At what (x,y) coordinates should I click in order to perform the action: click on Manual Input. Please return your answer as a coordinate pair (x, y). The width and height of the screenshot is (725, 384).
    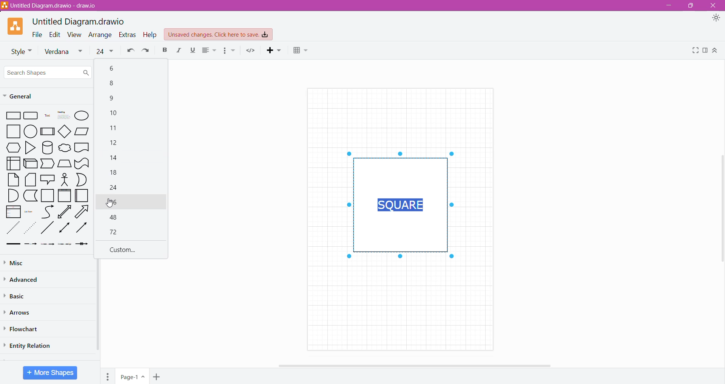
    Looking at the image, I should click on (65, 163).